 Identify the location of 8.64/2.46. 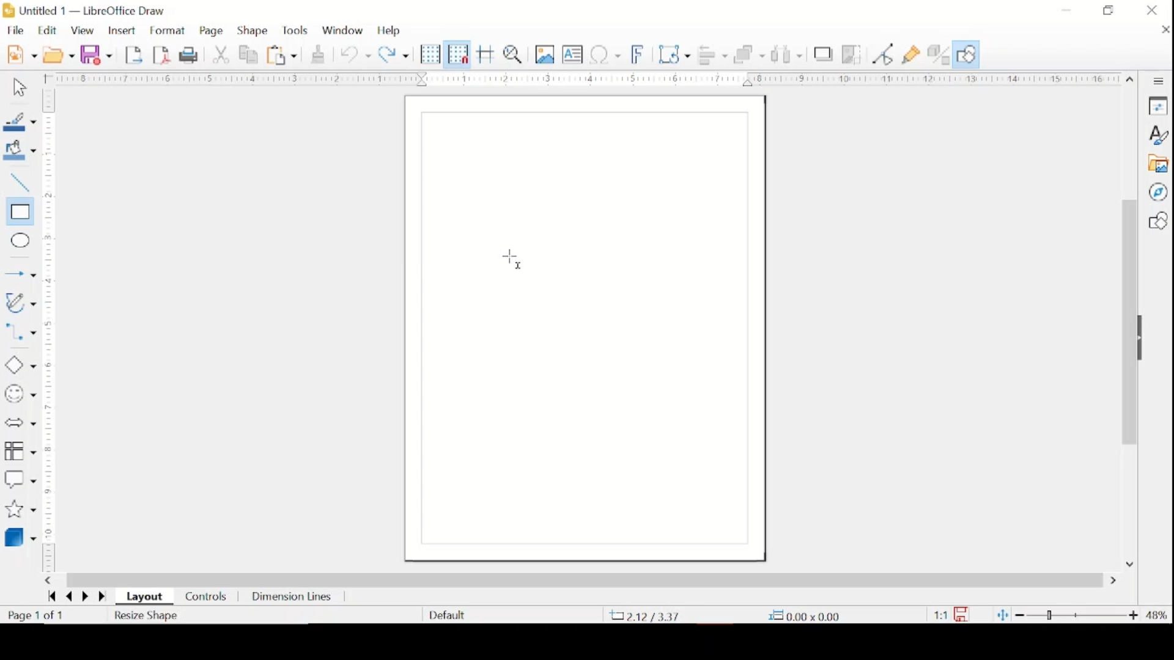
(648, 615).